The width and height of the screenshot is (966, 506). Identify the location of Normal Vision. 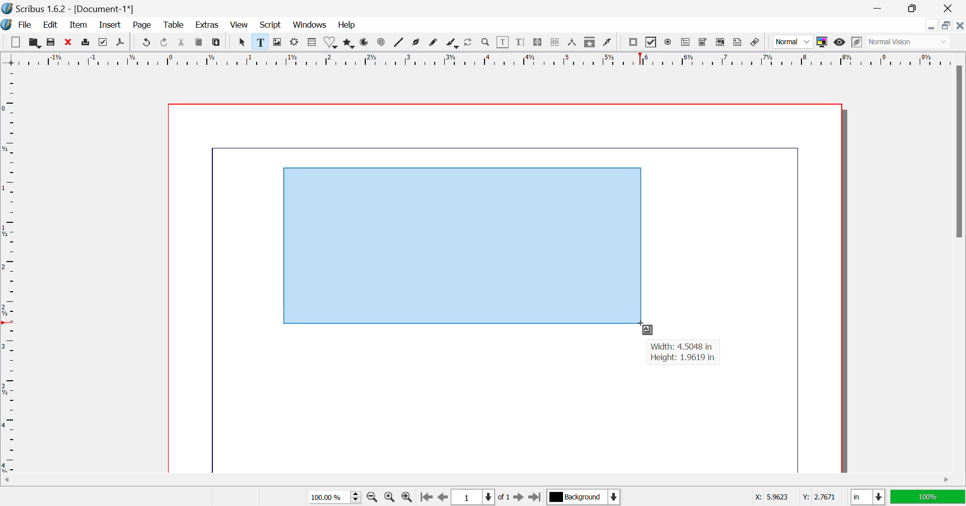
(911, 43).